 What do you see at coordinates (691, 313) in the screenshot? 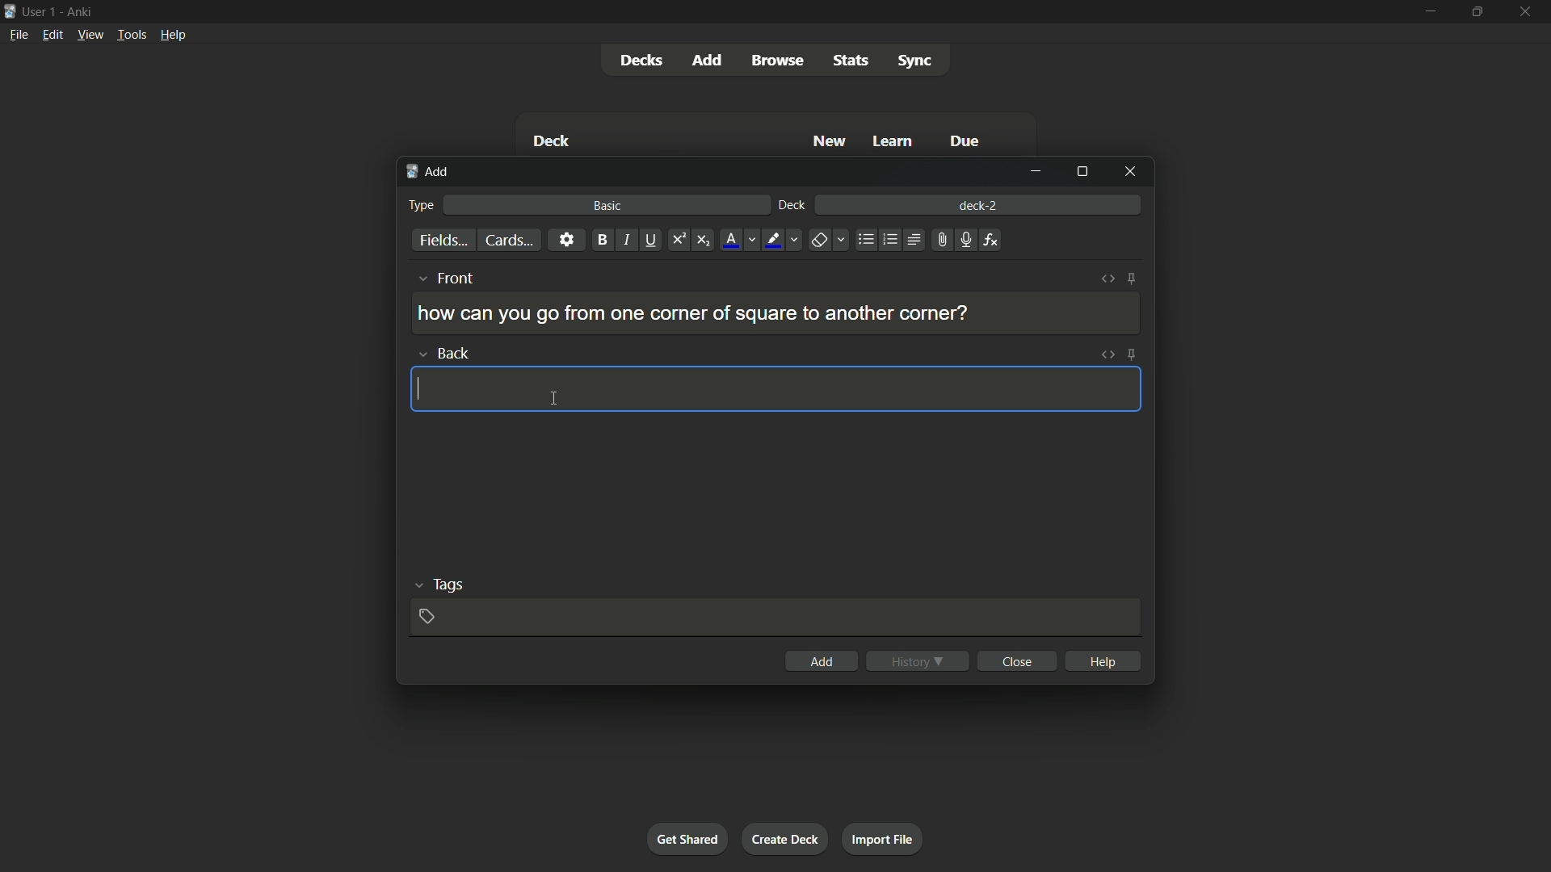
I see `how can you go from one corner of square to another corner?` at bounding box center [691, 313].